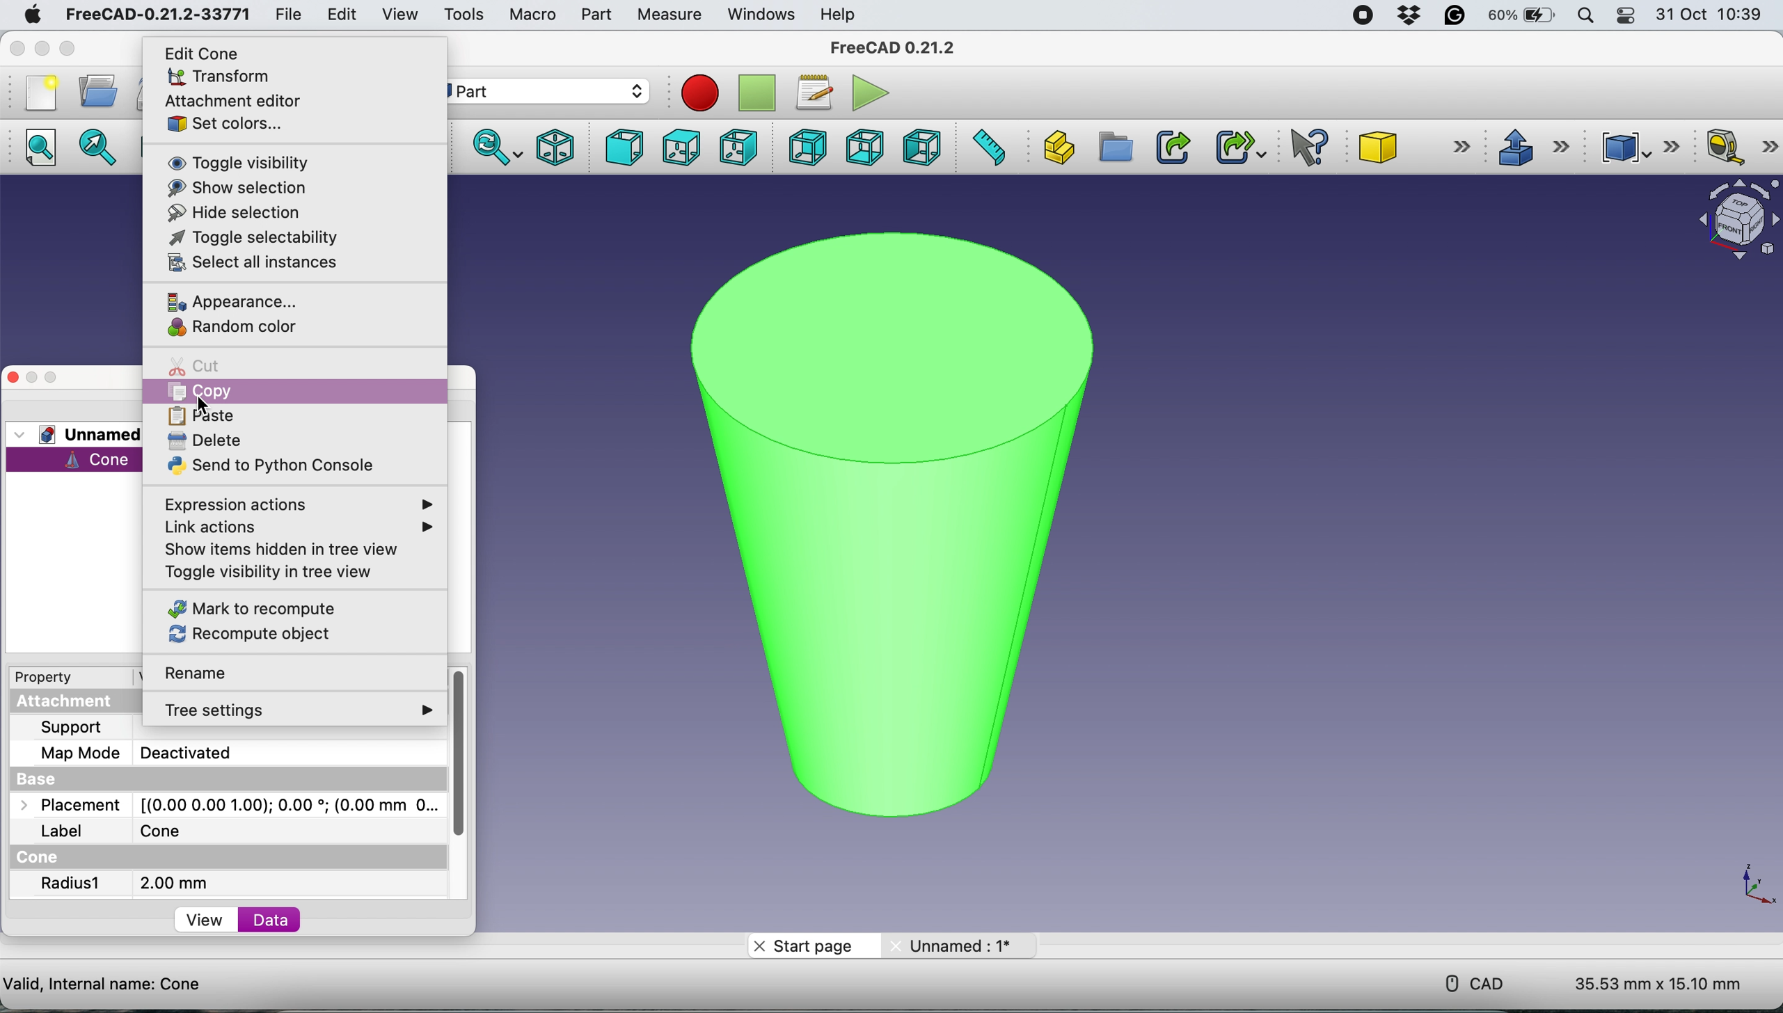 The image size is (1783, 1013). Describe the element at coordinates (1115, 148) in the screenshot. I see `create group` at that location.